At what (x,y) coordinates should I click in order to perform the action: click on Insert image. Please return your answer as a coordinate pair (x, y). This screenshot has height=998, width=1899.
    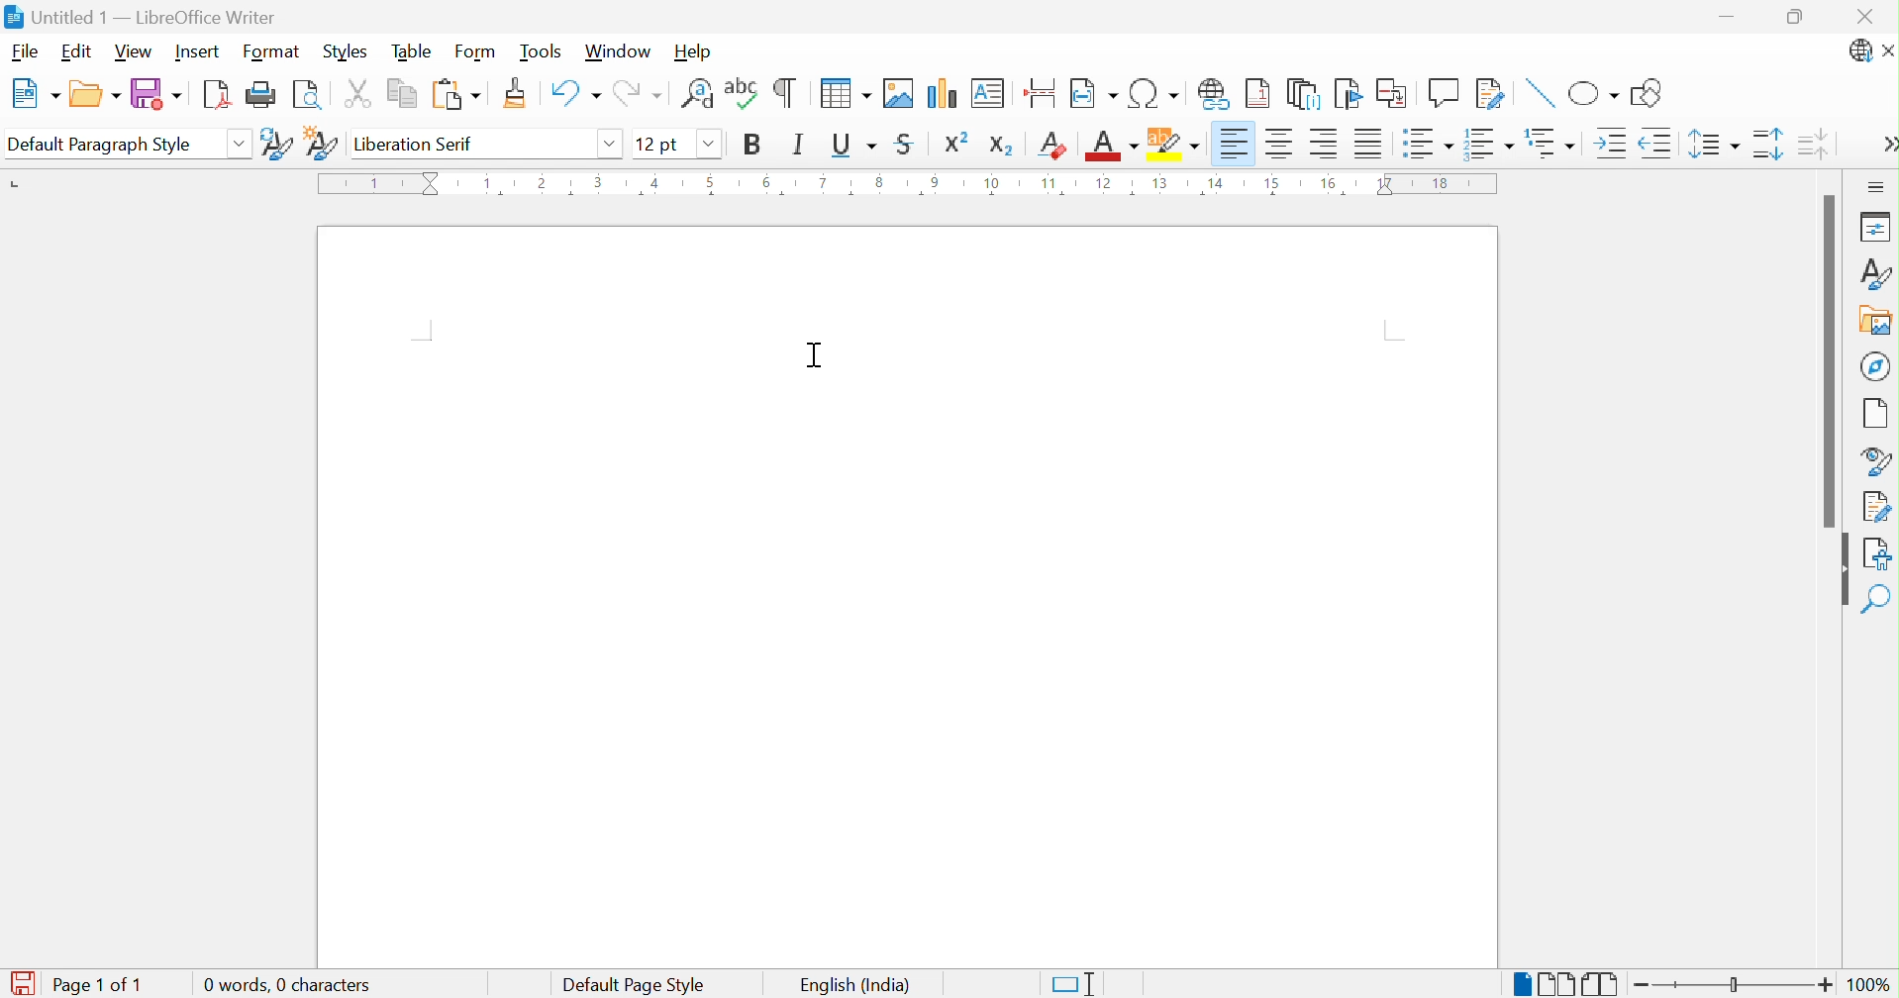
    Looking at the image, I should click on (901, 92).